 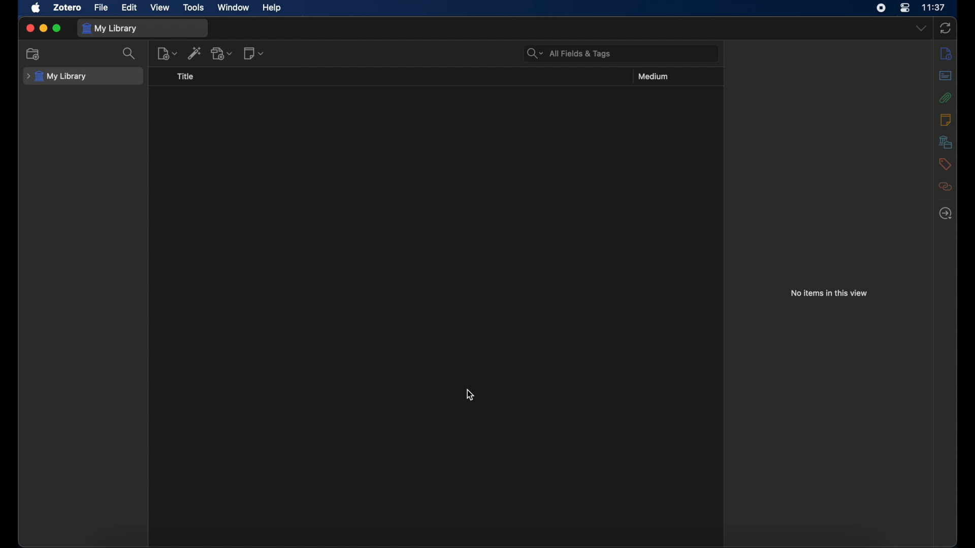 What do you see at coordinates (57, 76) in the screenshot?
I see `my library` at bounding box center [57, 76].